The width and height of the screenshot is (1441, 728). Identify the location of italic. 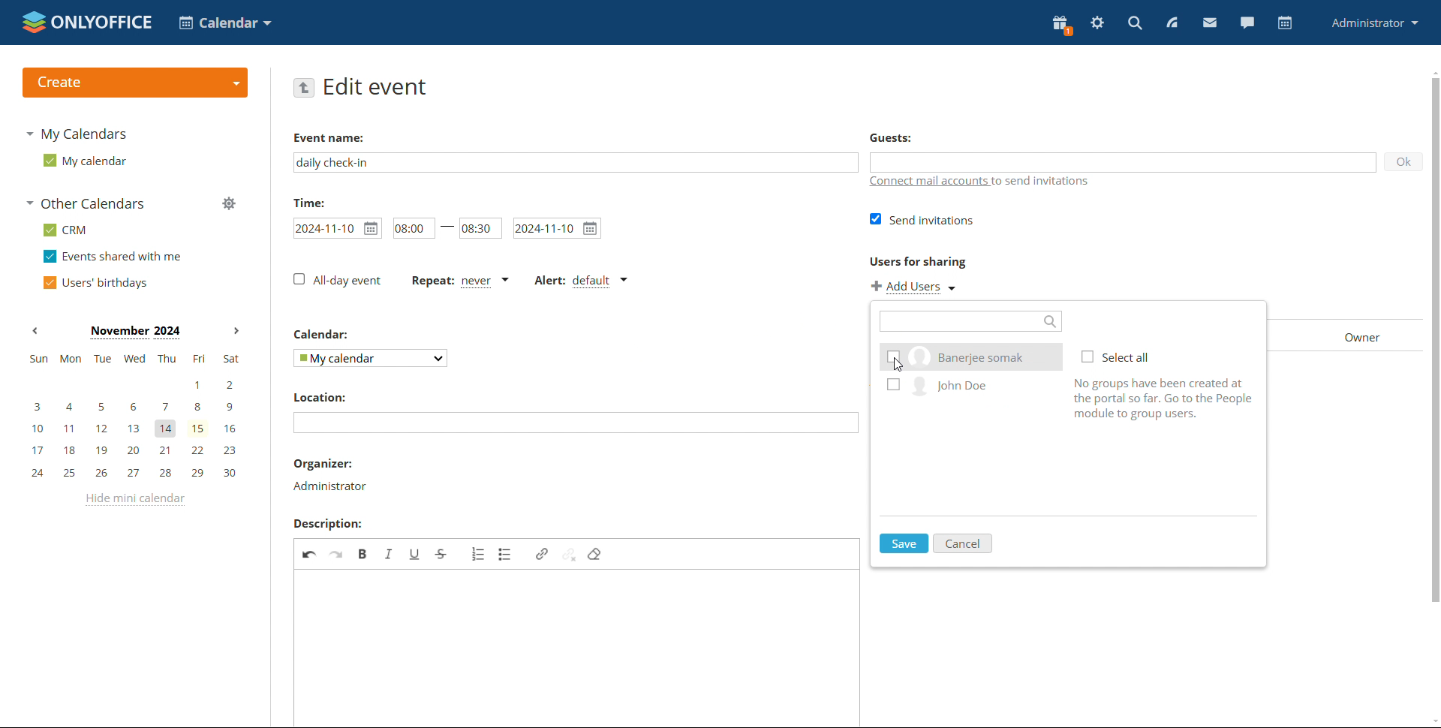
(390, 553).